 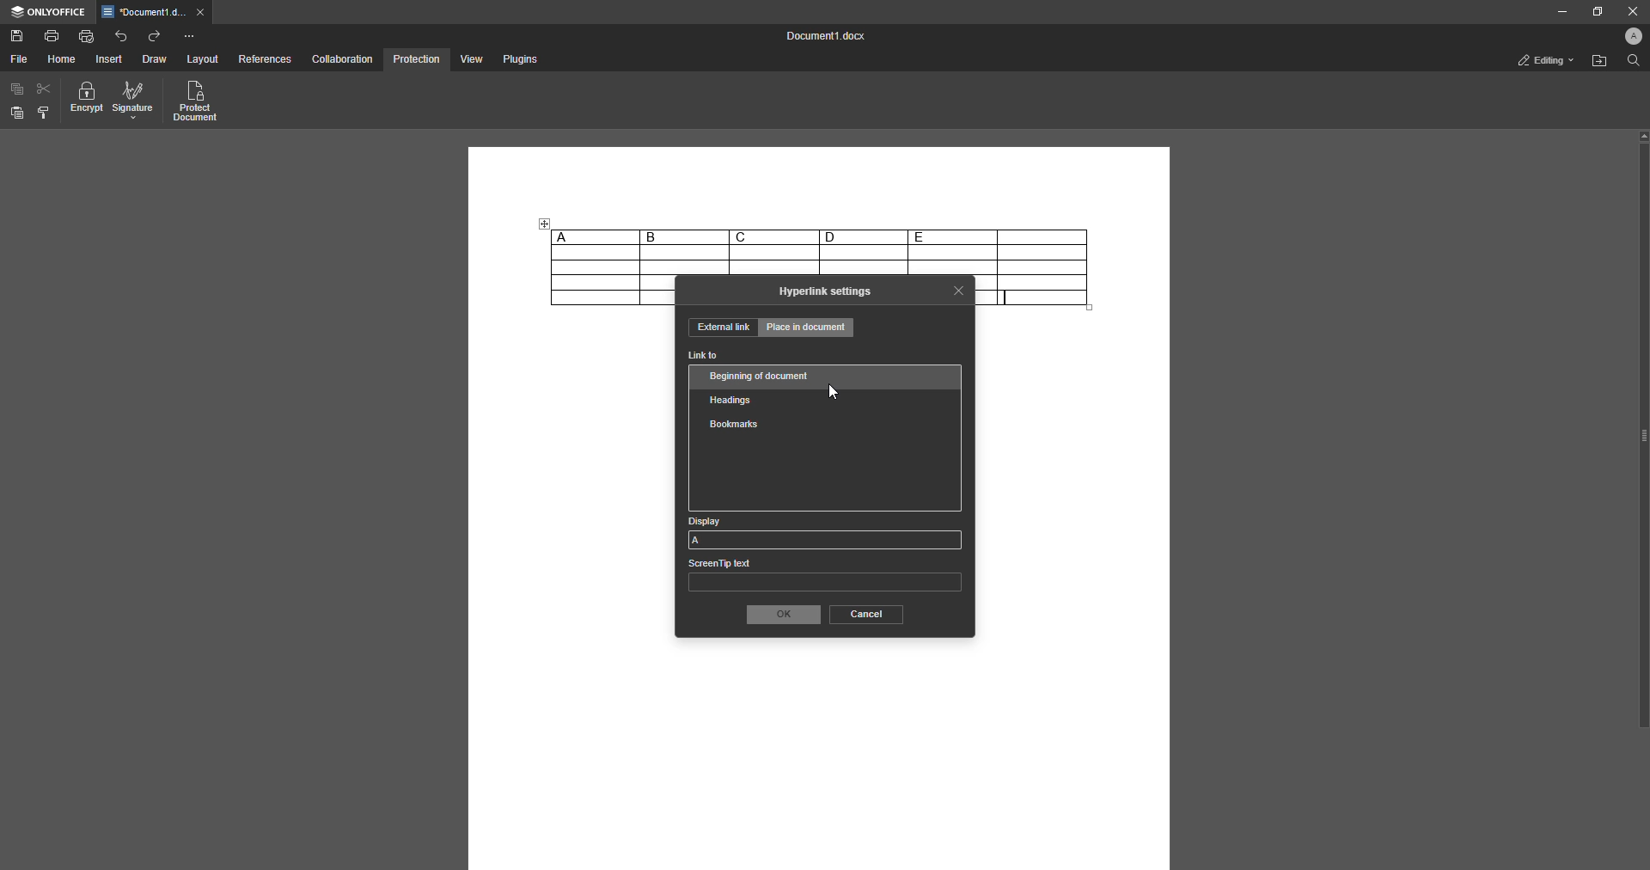 What do you see at coordinates (52, 34) in the screenshot?
I see `Print` at bounding box center [52, 34].